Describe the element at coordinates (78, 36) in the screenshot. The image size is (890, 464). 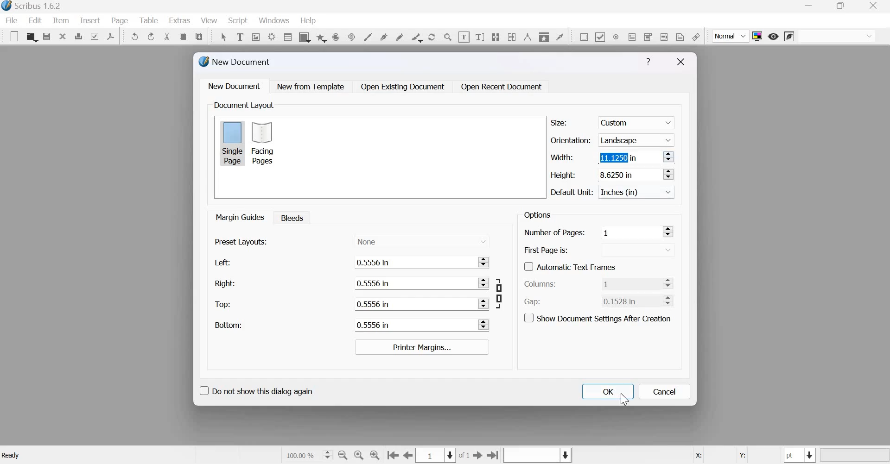
I see `print` at that location.